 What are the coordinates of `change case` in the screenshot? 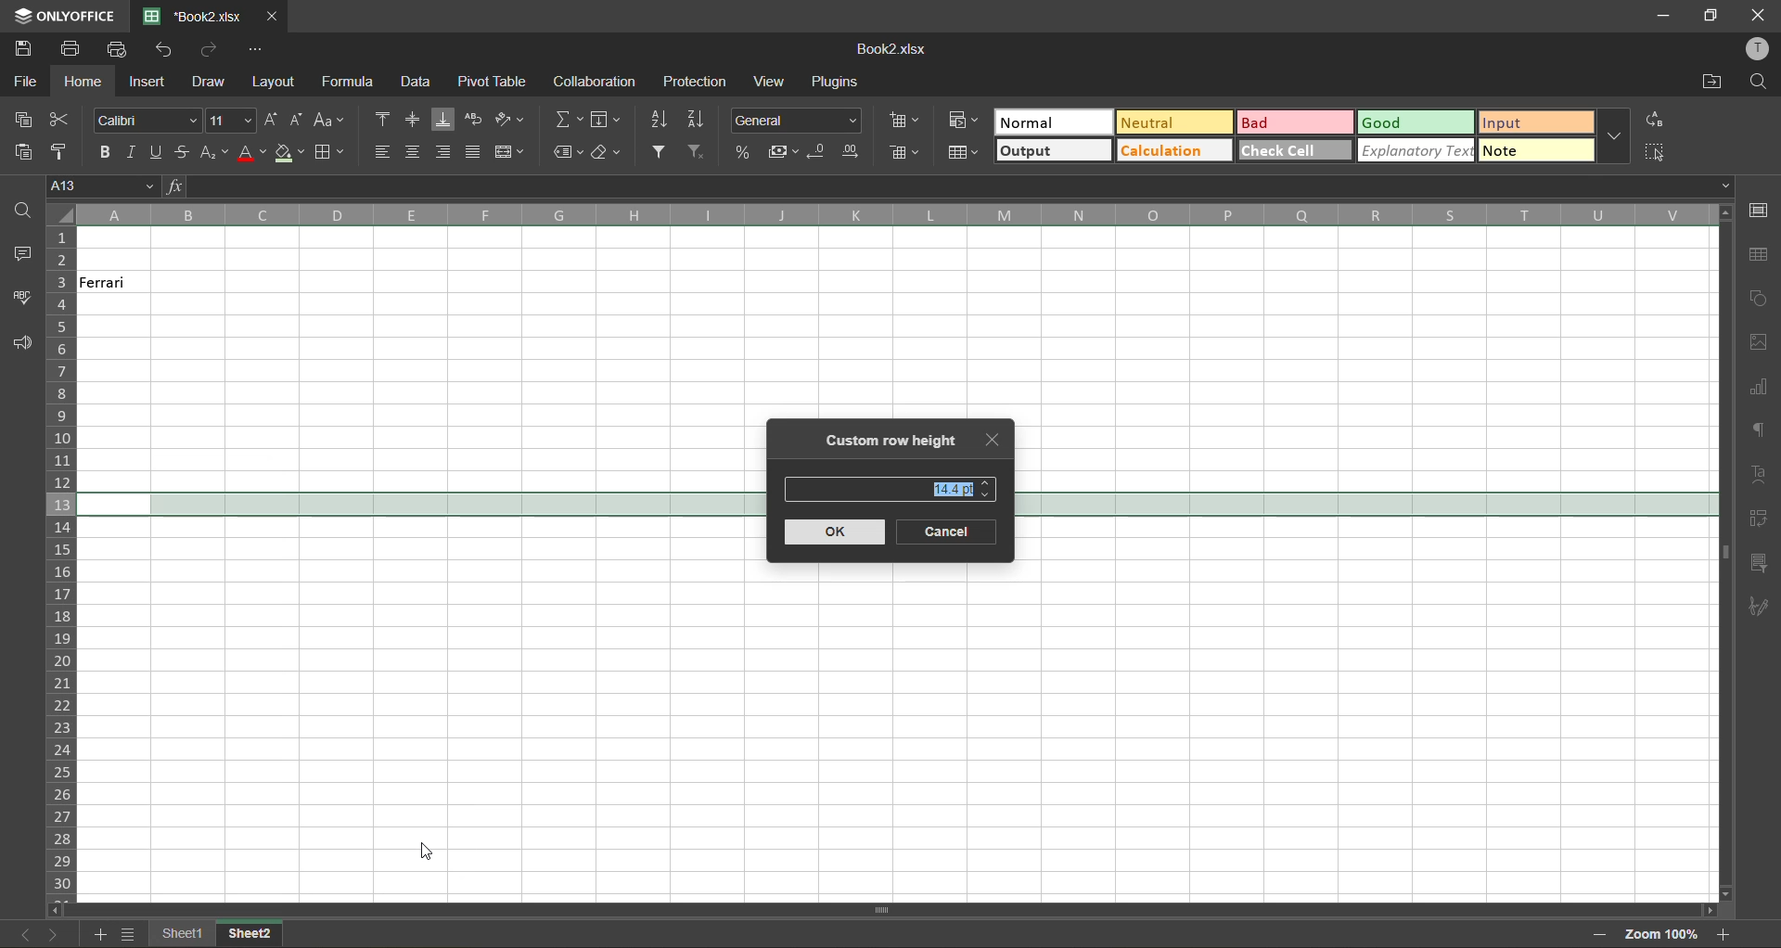 It's located at (331, 122).